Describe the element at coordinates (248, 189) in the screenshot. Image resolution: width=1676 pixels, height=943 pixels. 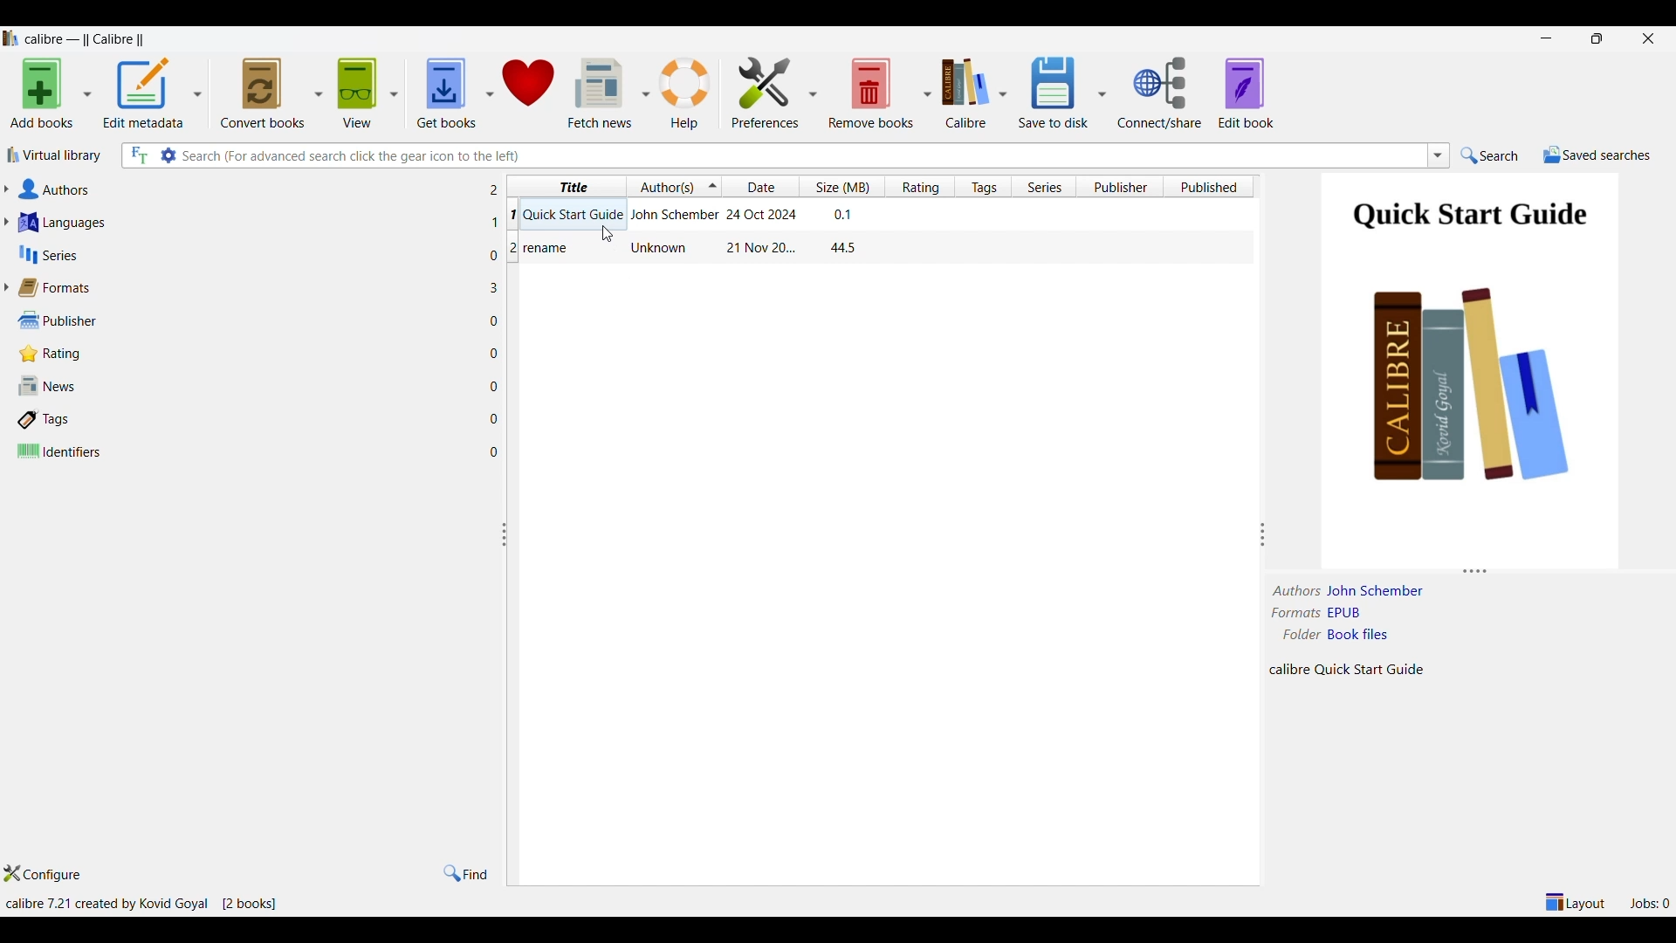
I see `Authors` at that location.